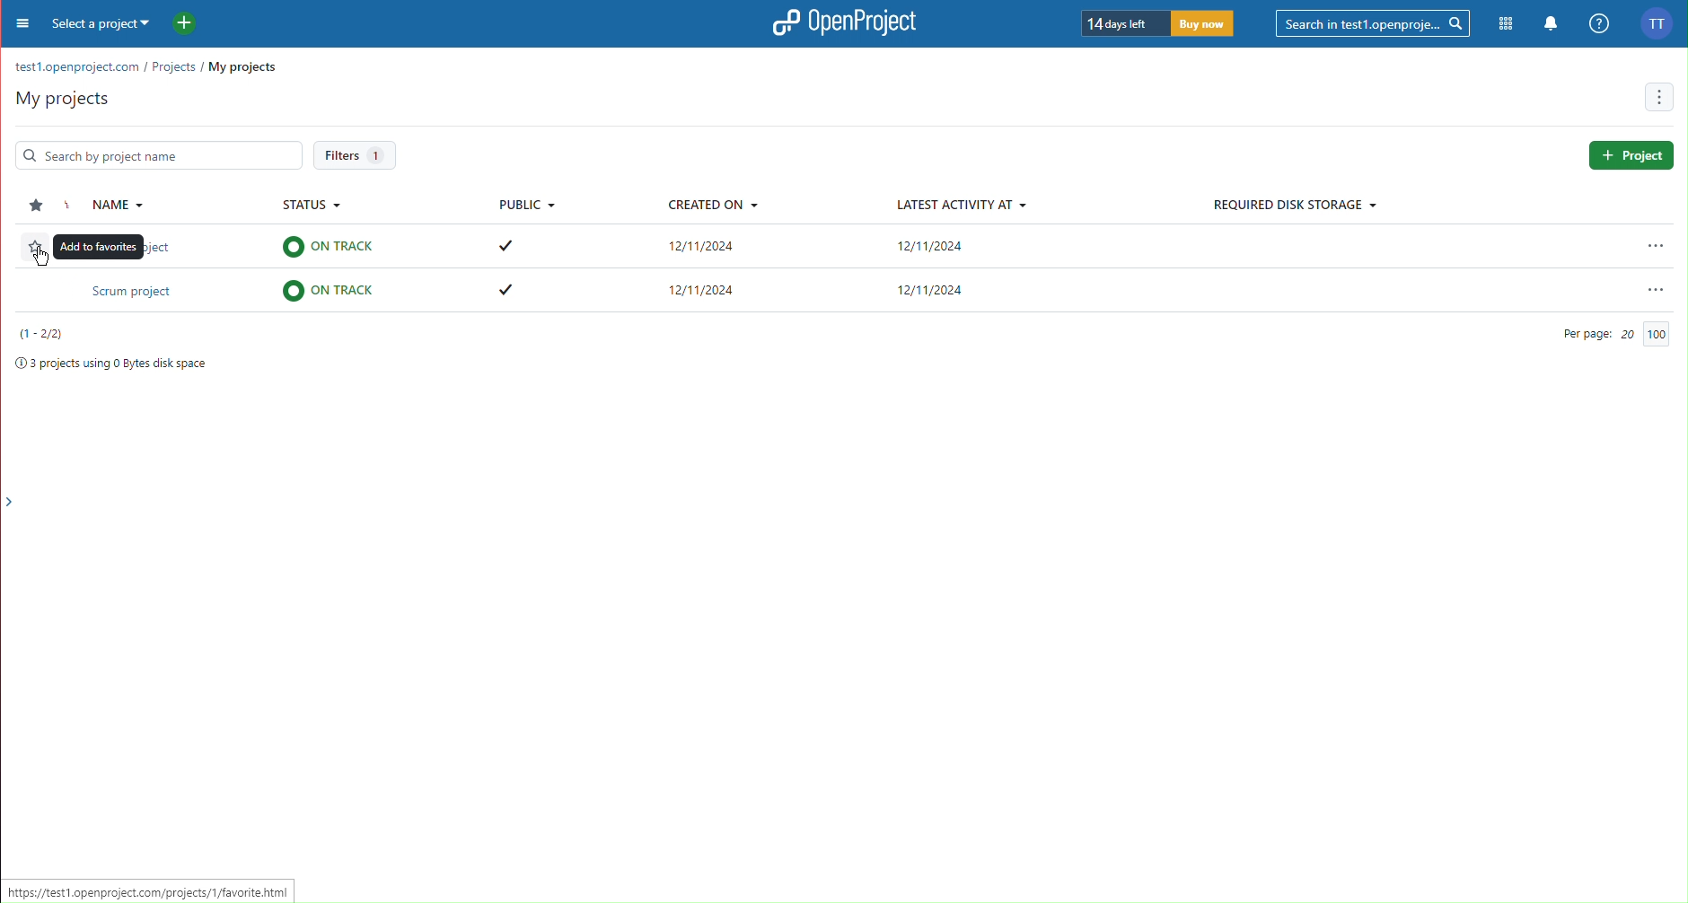 Image resolution: width=1688 pixels, height=903 pixels. Describe the element at coordinates (103, 26) in the screenshot. I see `Select a project` at that location.